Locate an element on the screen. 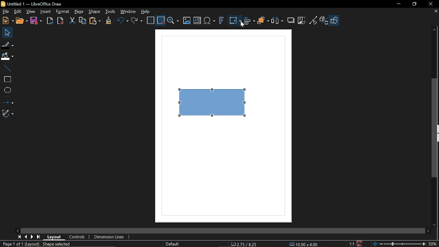 This screenshot has width=439, height=247. Page 1 of 1 (Layout) is located at coordinates (21, 244).